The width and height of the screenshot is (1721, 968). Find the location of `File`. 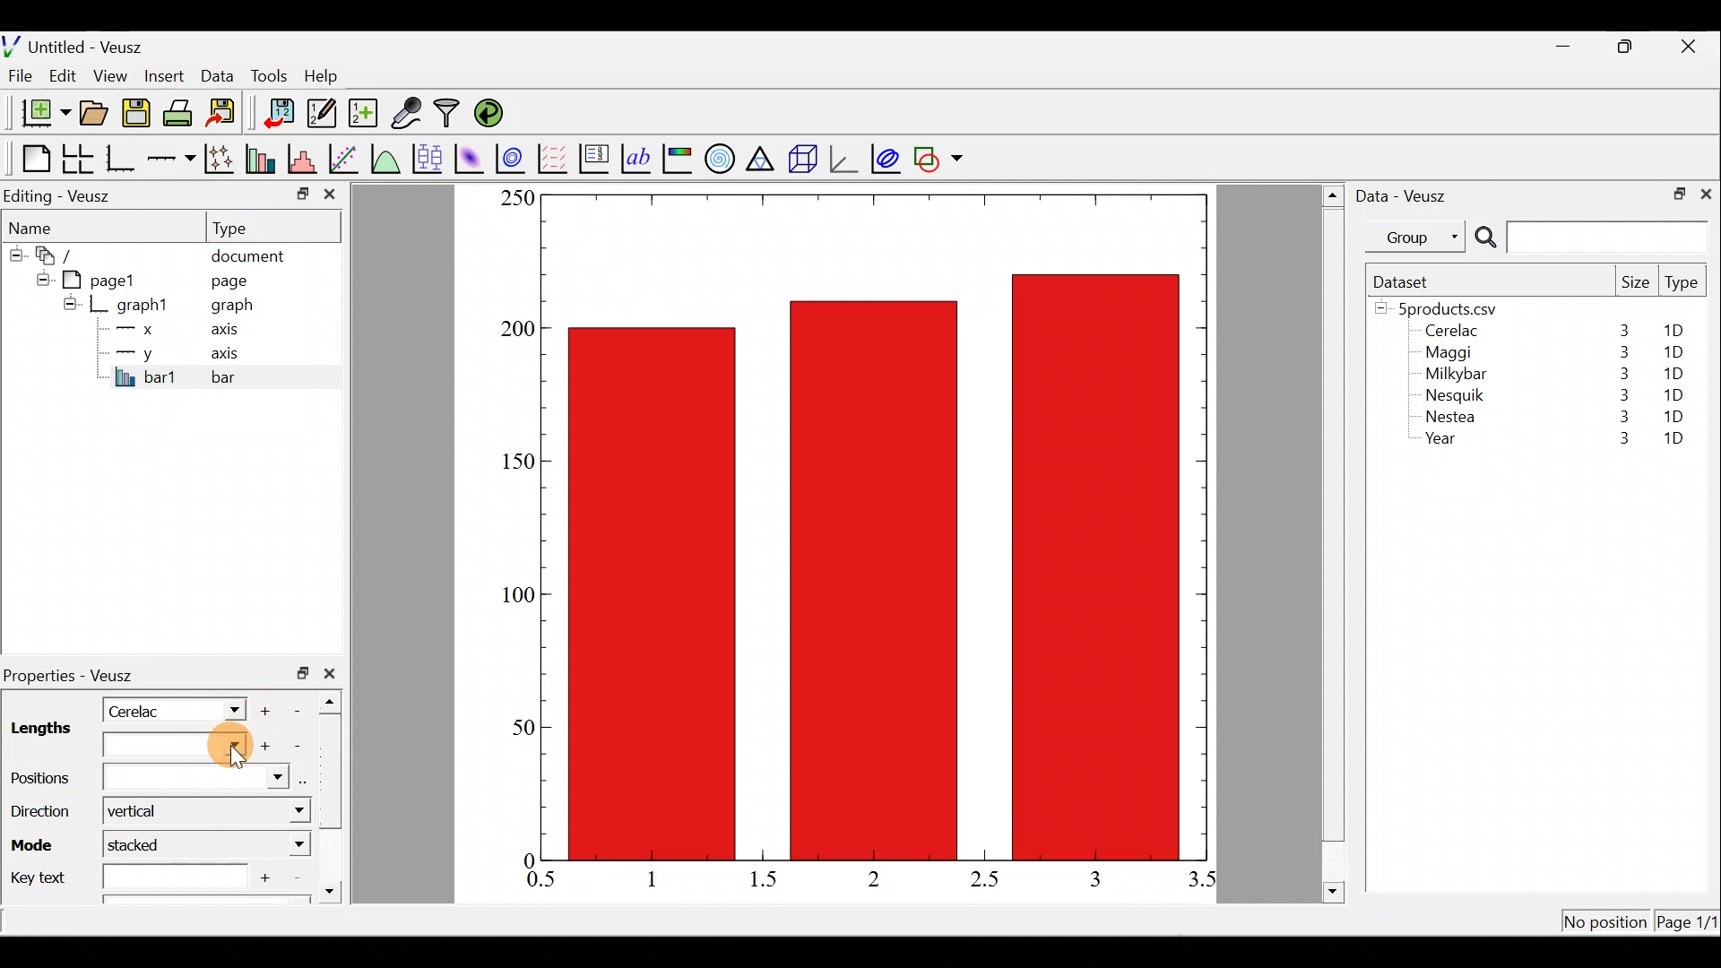

File is located at coordinates (17, 76).